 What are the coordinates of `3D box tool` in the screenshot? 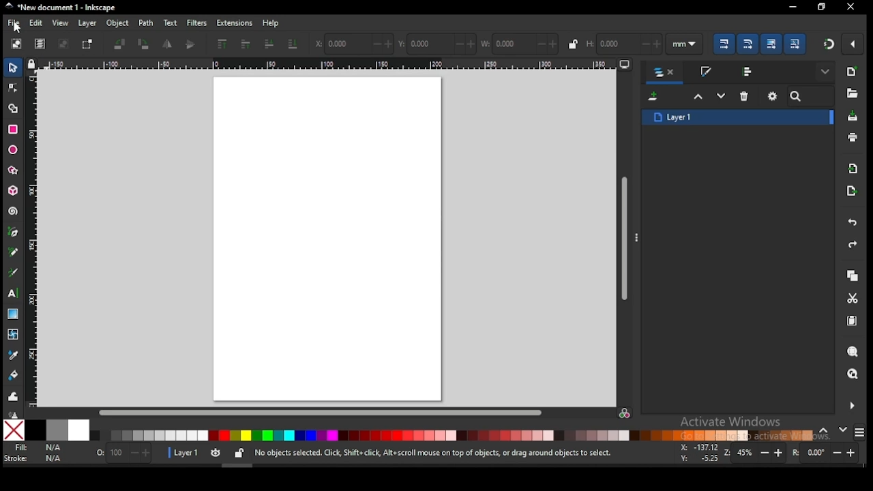 It's located at (14, 190).